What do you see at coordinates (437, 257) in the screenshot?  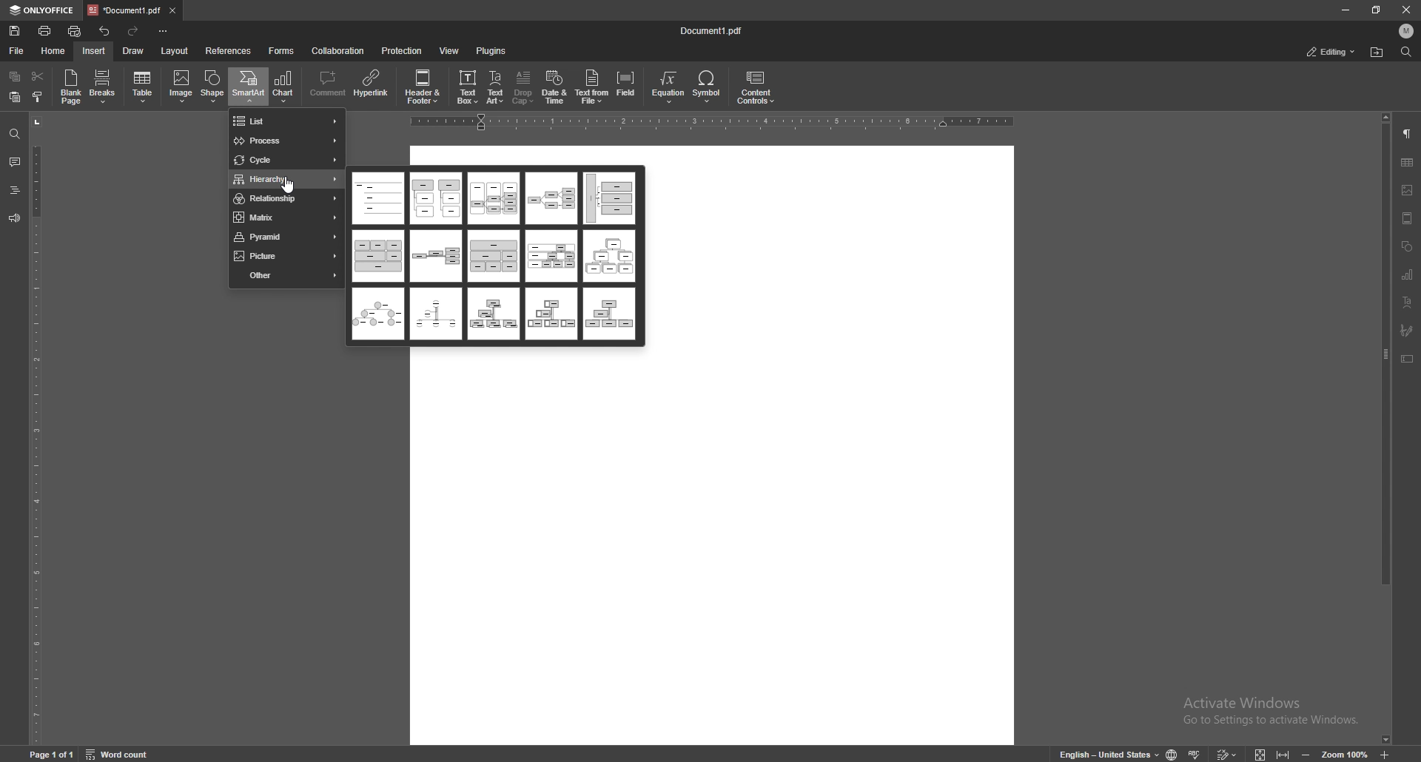 I see `hierarchy smart art` at bounding box center [437, 257].